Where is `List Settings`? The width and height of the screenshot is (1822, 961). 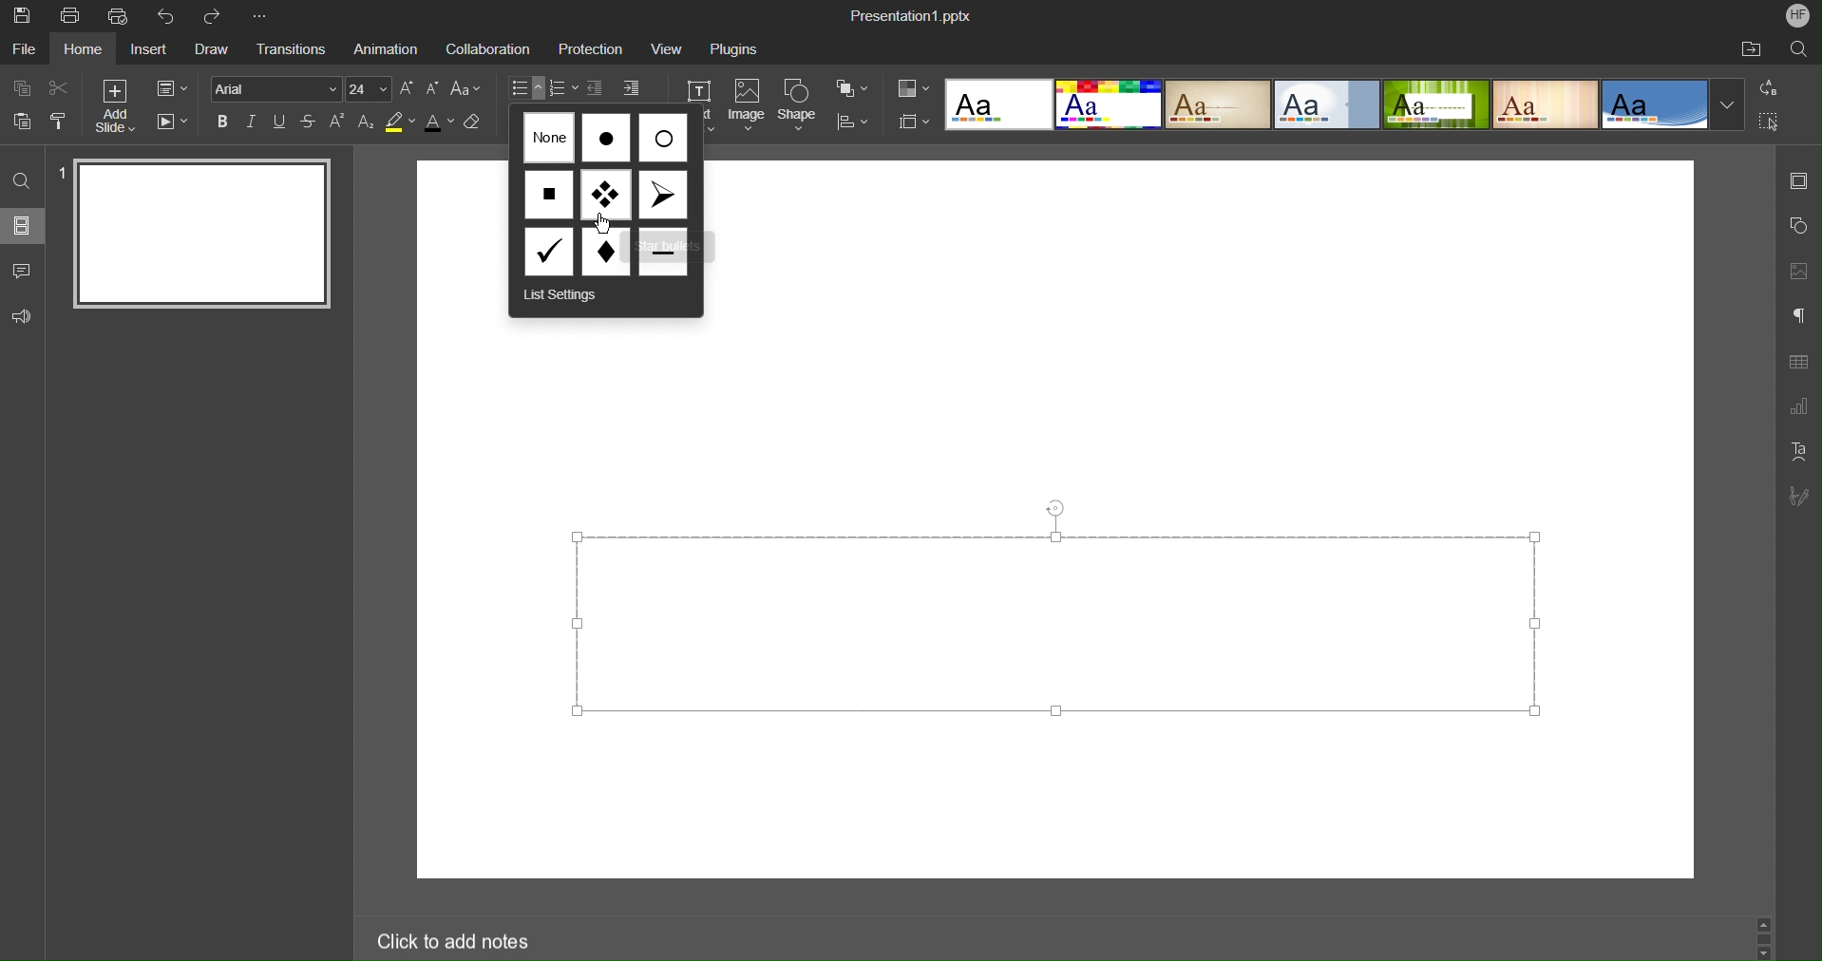
List Settings is located at coordinates (559, 296).